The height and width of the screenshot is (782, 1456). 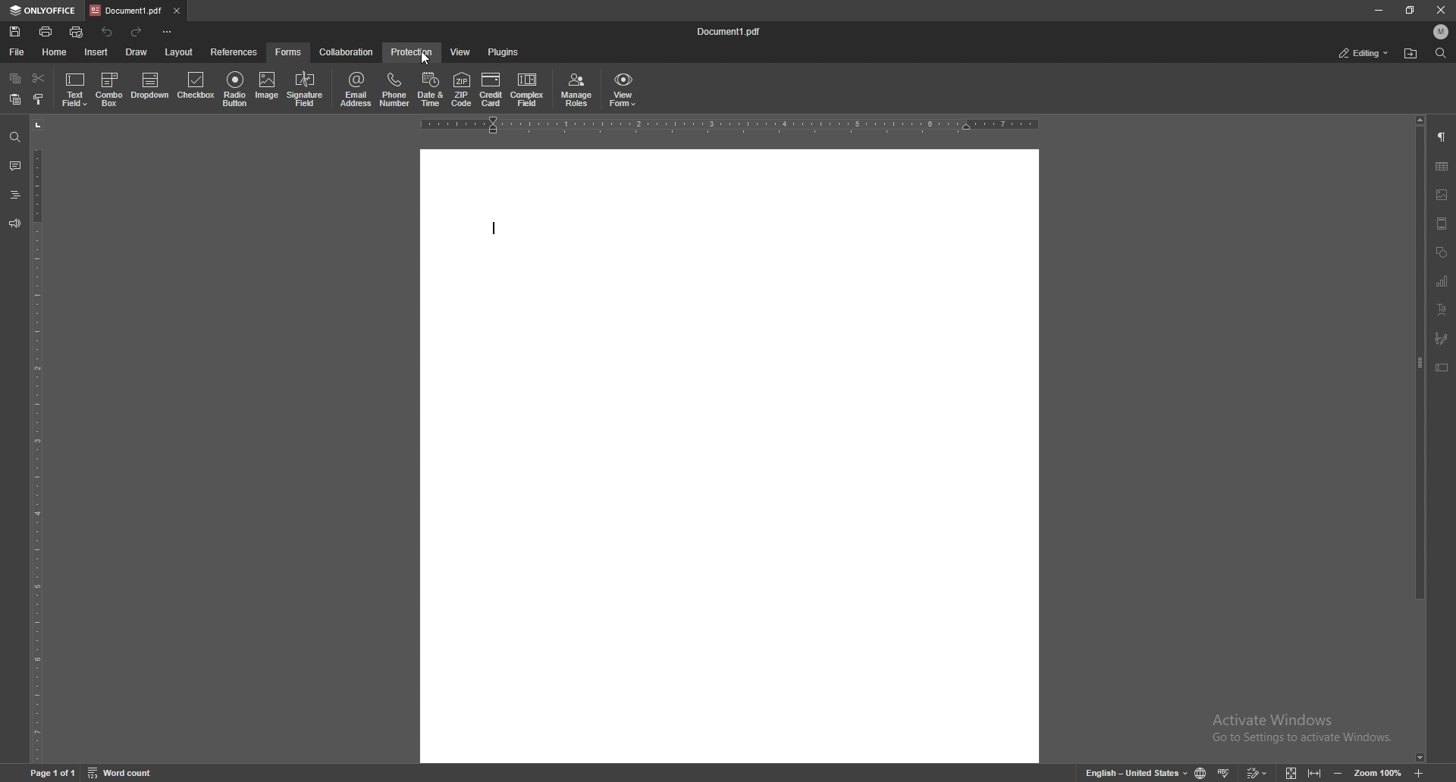 I want to click on shapes, so click(x=1442, y=252).